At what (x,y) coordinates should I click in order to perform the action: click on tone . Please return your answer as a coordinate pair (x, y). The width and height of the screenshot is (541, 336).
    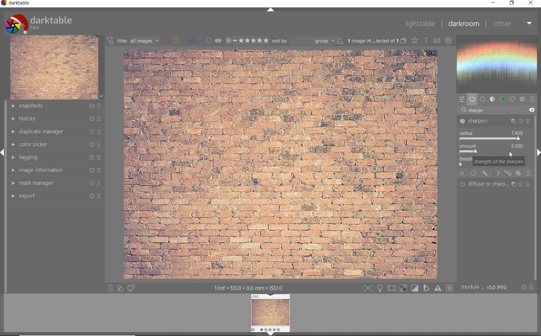
    Looking at the image, I should click on (493, 99).